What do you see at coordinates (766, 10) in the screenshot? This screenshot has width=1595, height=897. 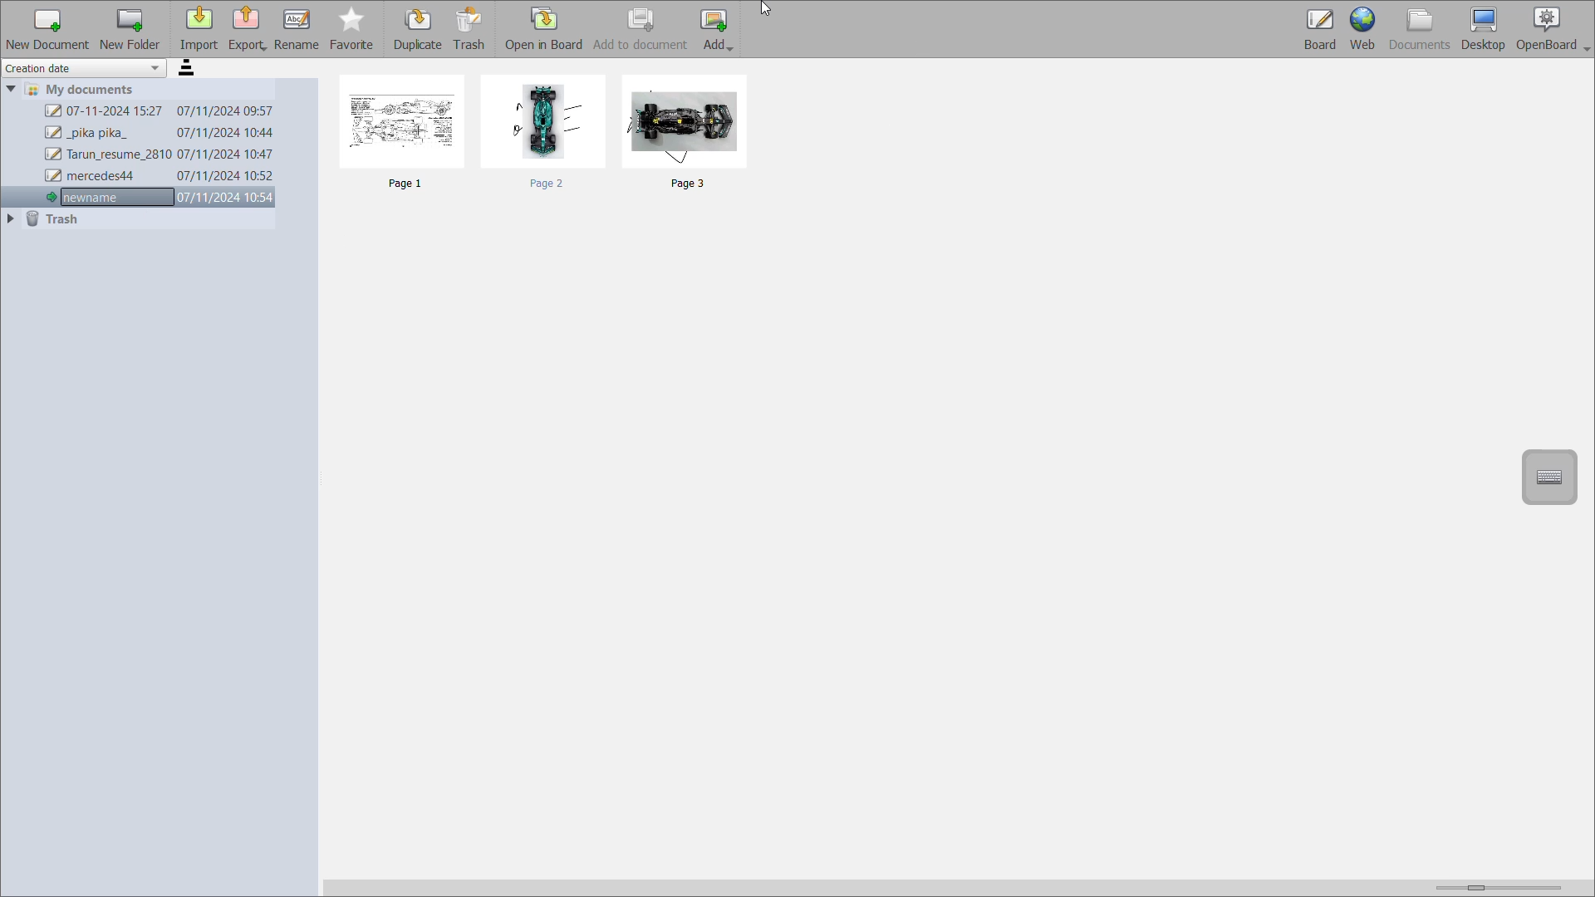 I see `cursor` at bounding box center [766, 10].